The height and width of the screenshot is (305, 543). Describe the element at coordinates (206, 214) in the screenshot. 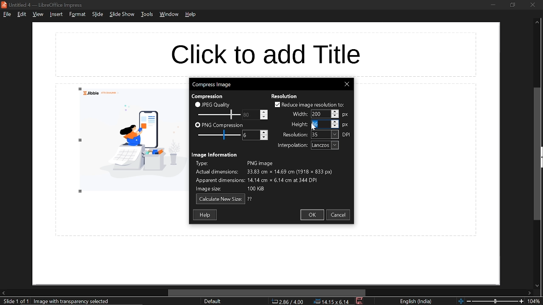

I see `help` at that location.